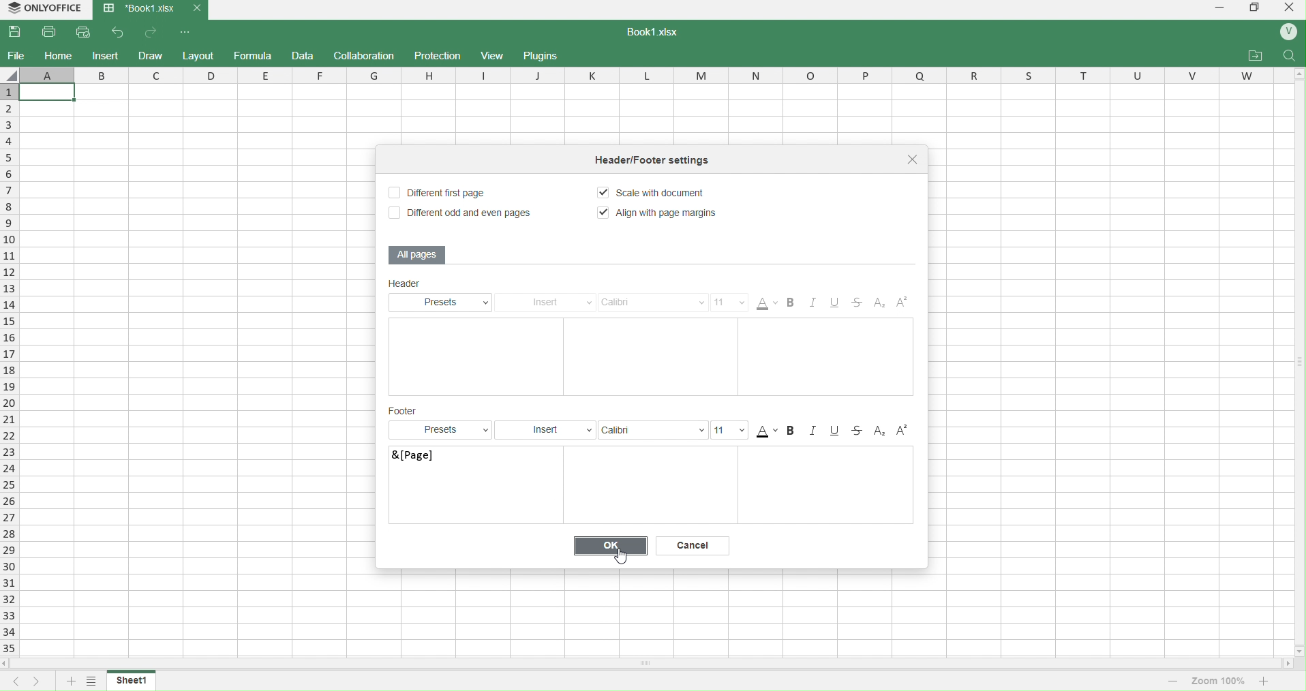  I want to click on close, so click(1288, 10).